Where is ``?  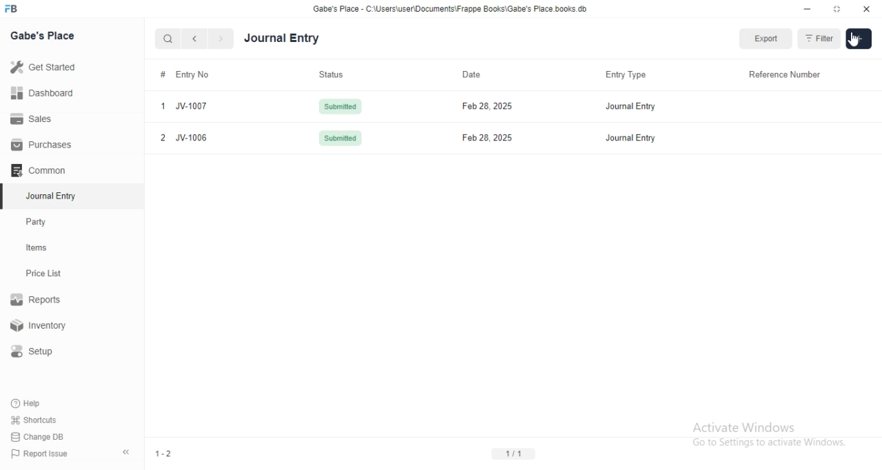
 is located at coordinates (472, 73).